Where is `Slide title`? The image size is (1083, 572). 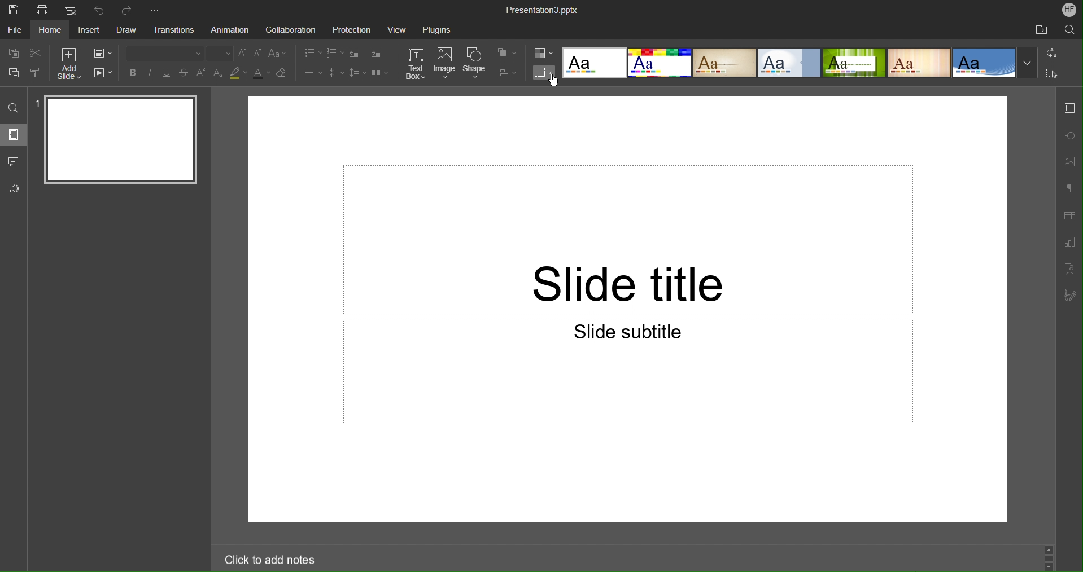 Slide title is located at coordinates (628, 239).